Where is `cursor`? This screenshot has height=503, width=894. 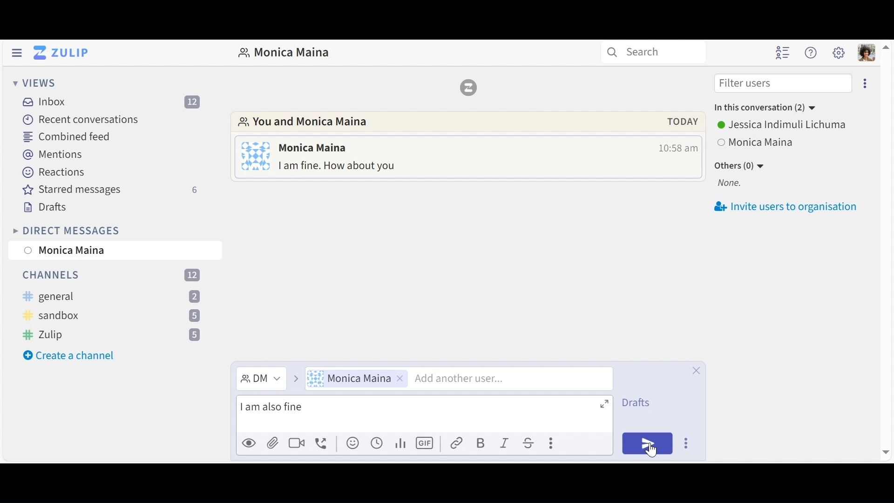
cursor is located at coordinates (650, 450).